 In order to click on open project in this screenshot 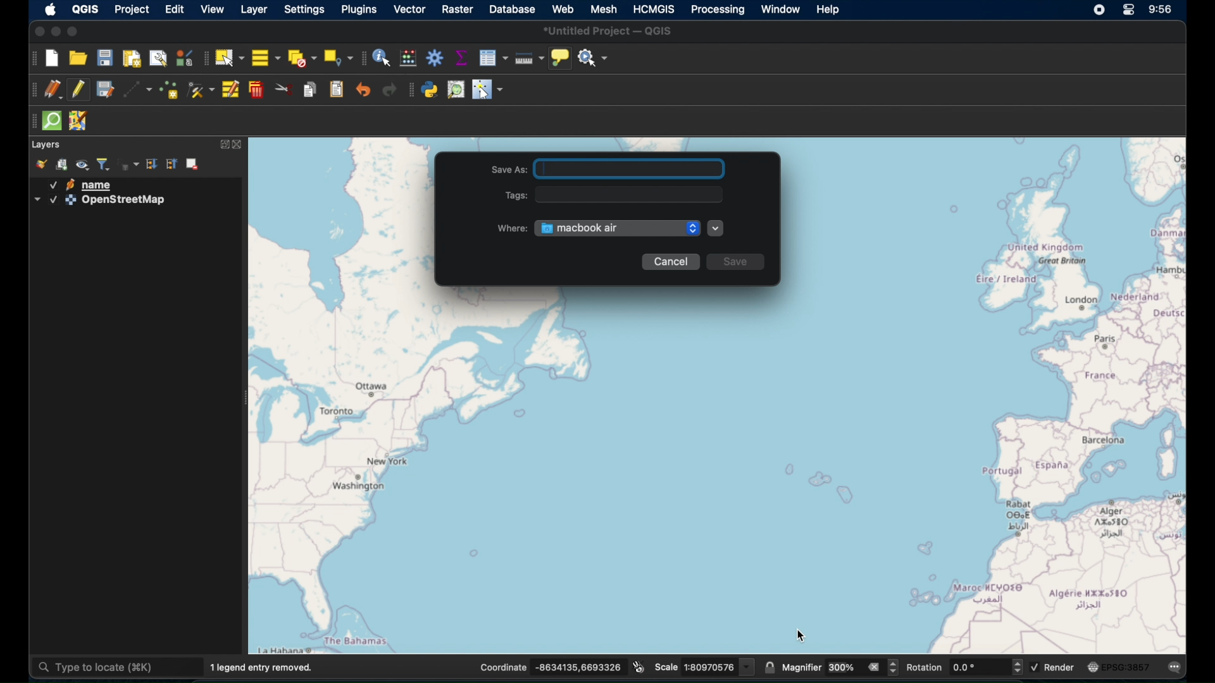, I will do `click(78, 59)`.